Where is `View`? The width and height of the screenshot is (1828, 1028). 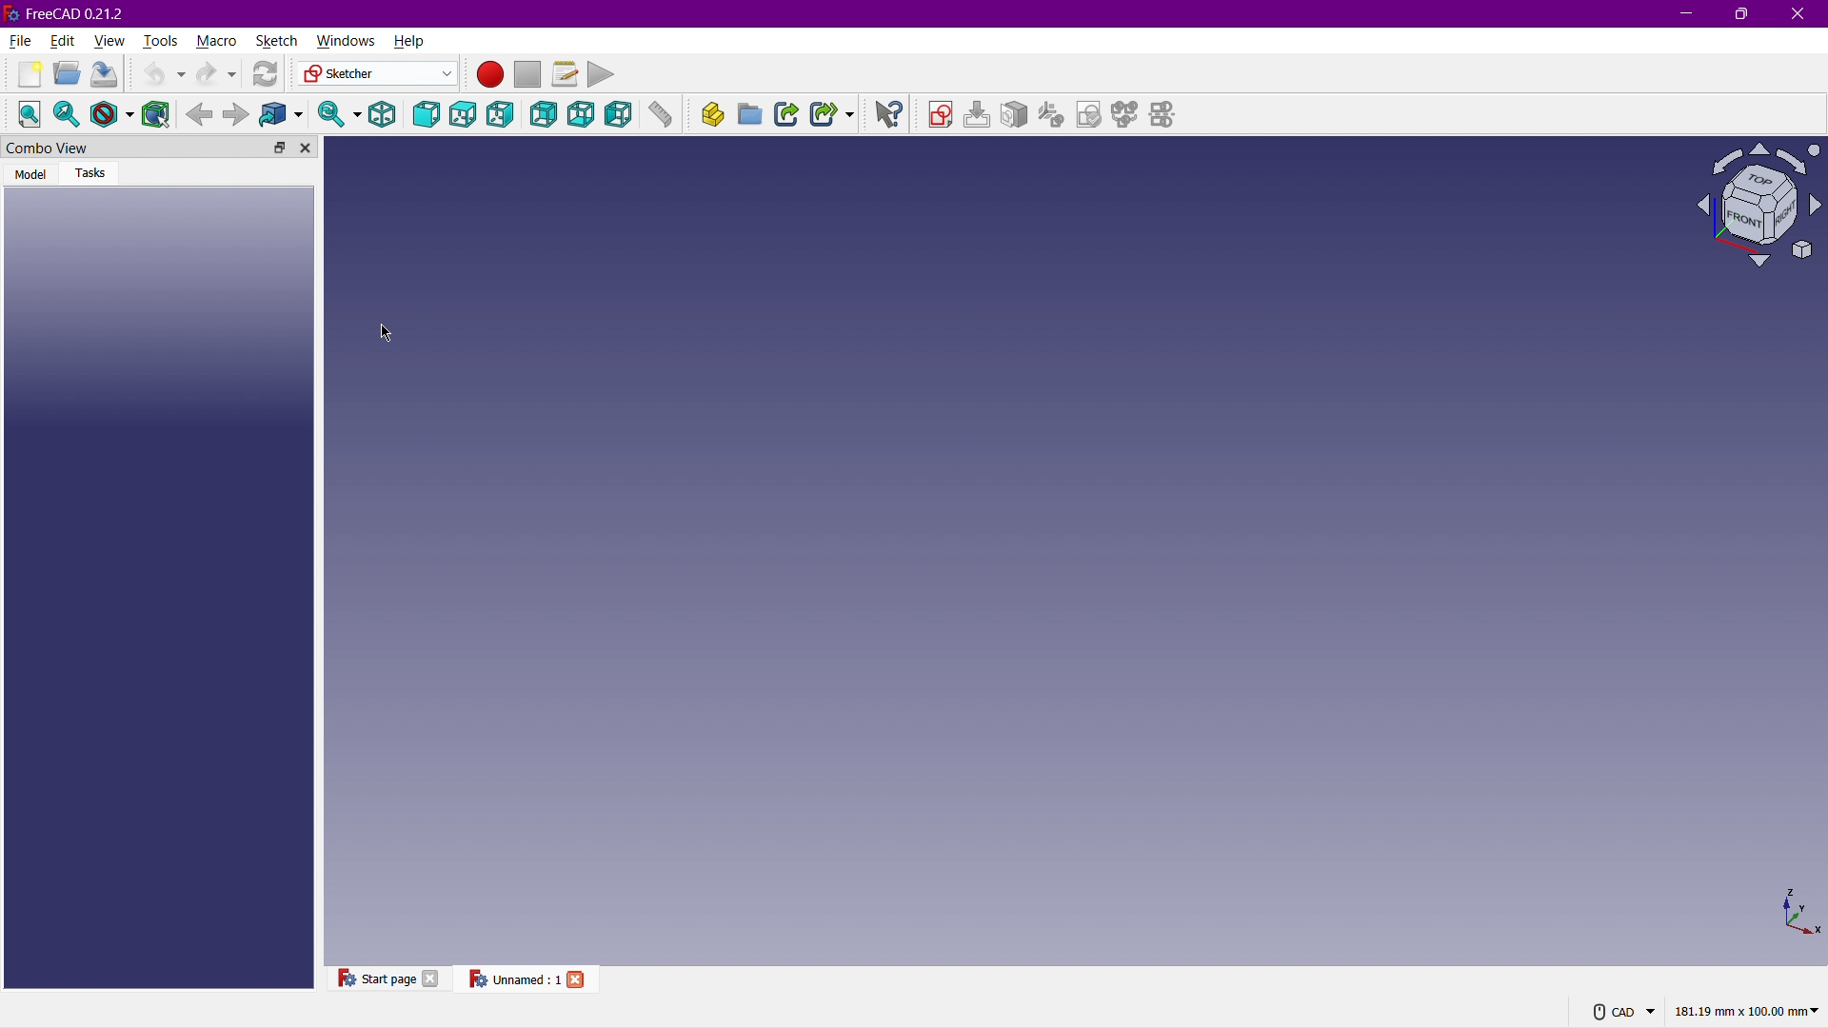
View is located at coordinates (112, 38).